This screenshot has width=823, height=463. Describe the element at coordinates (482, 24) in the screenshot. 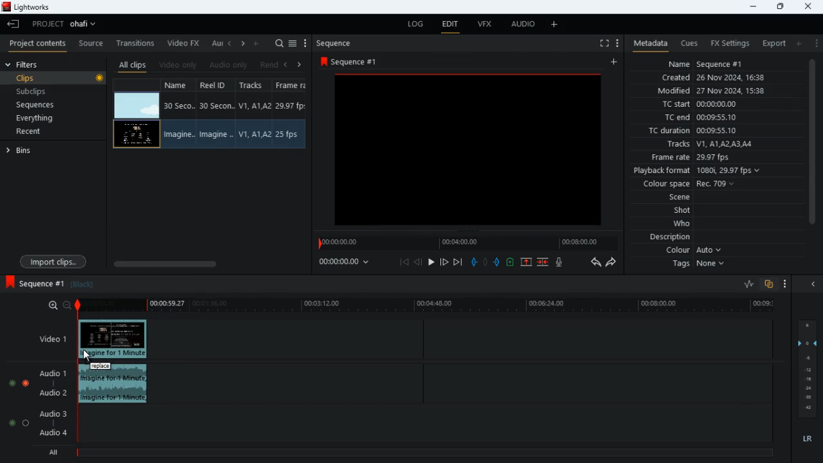

I see `vfx` at that location.